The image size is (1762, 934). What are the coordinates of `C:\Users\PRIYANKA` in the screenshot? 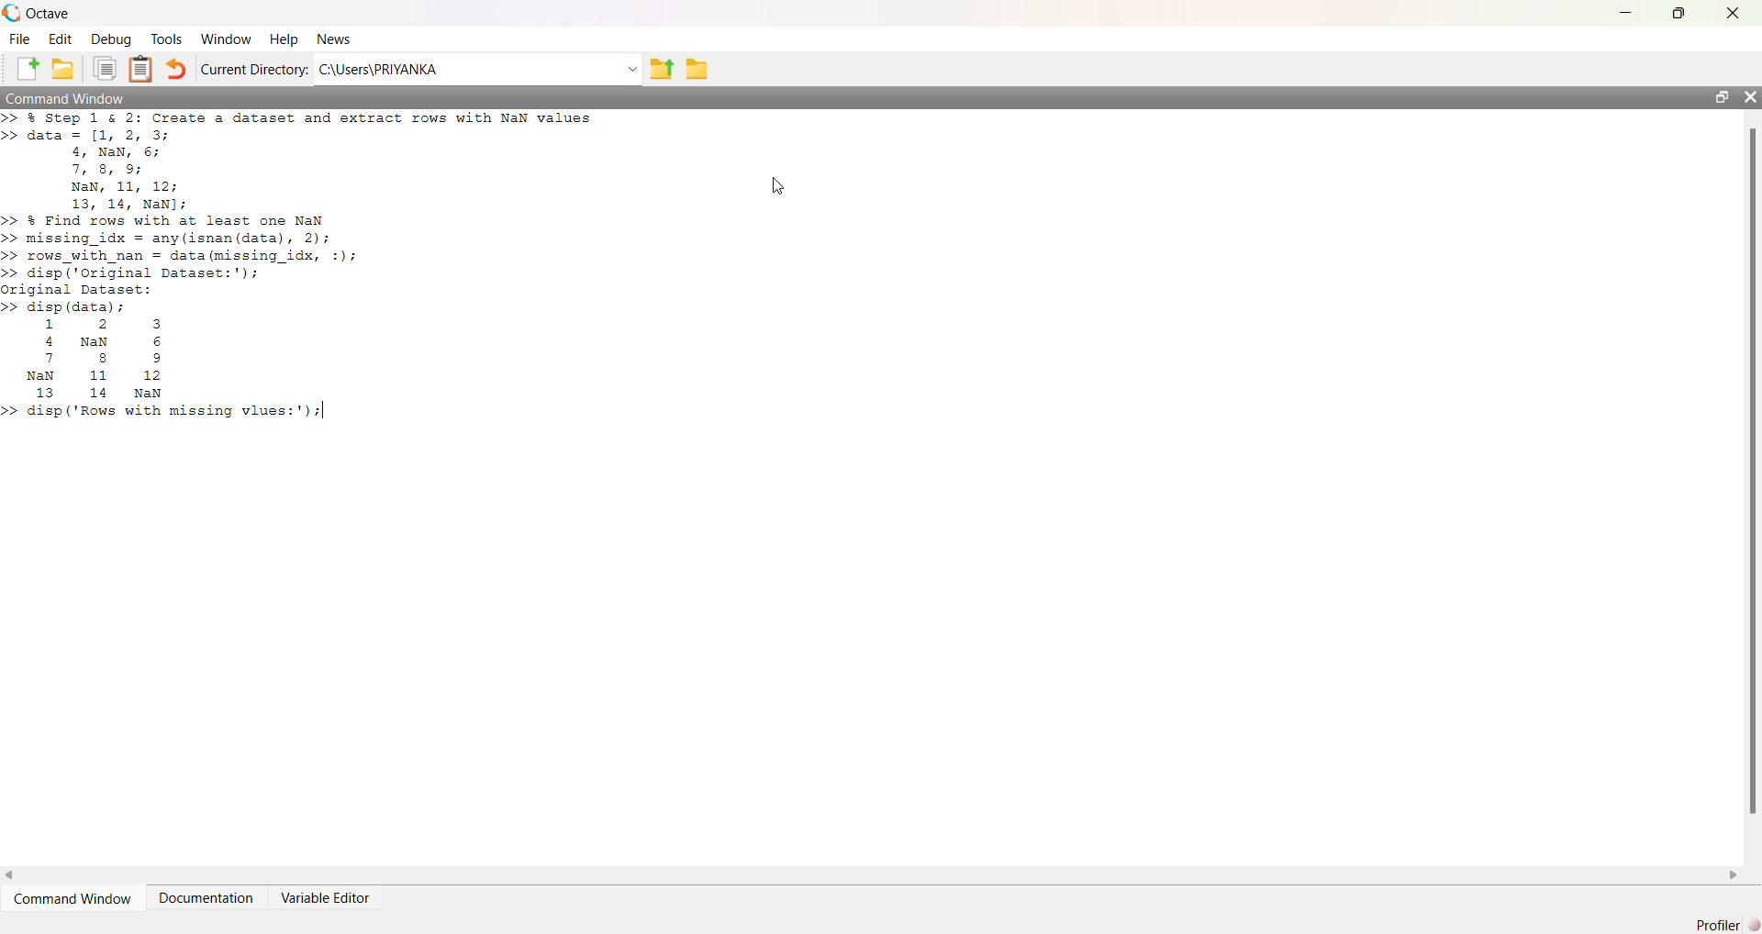 It's located at (378, 69).